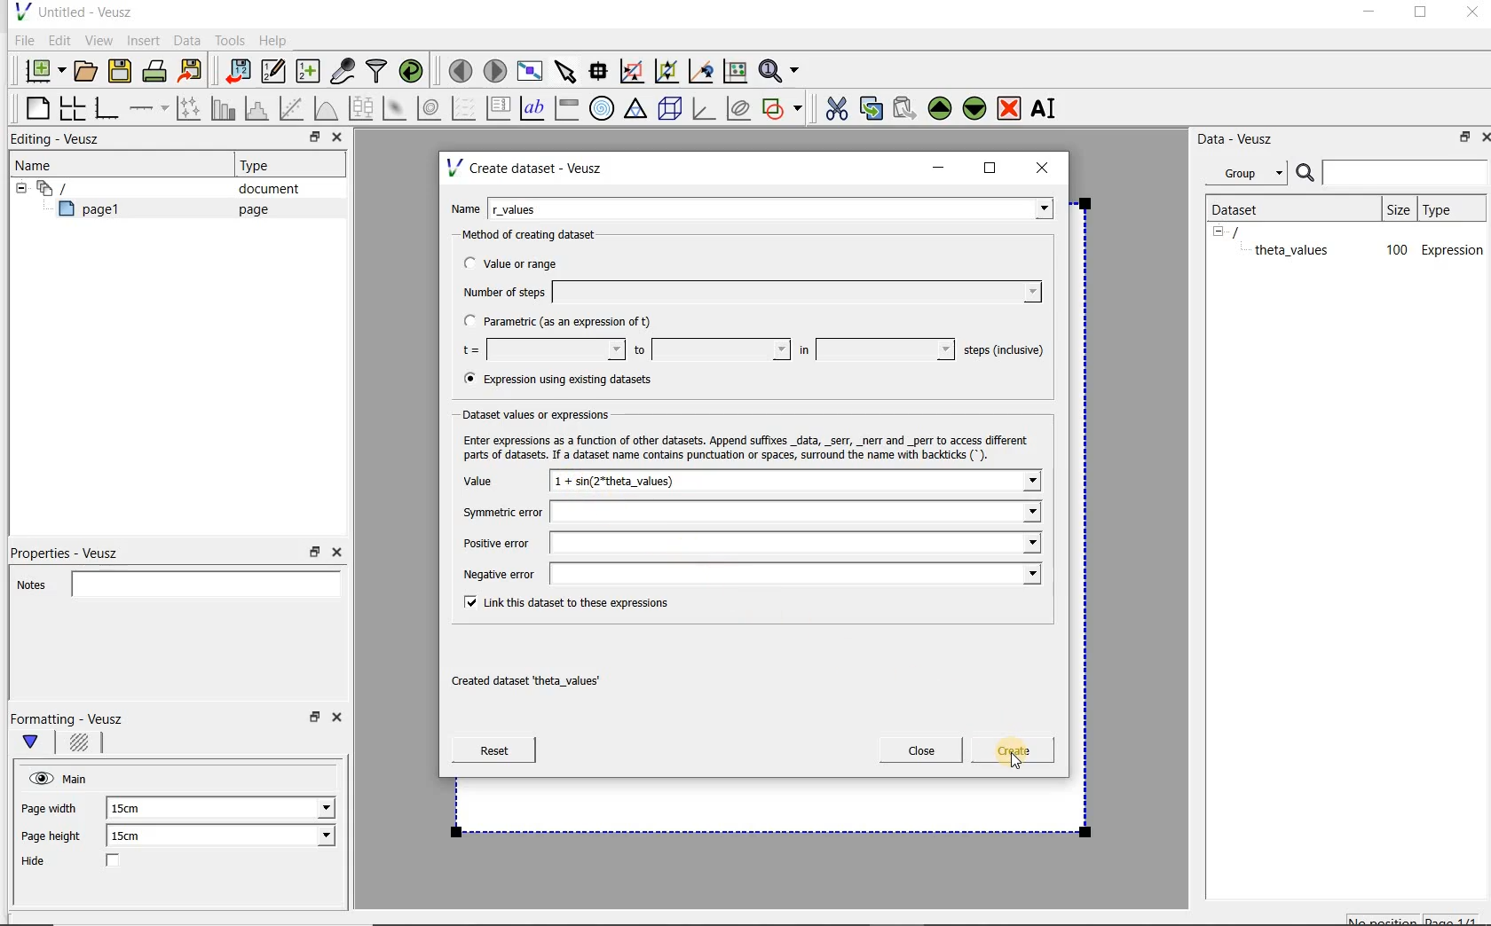  Describe the element at coordinates (1047, 108) in the screenshot. I see `rename the selected widget` at that location.